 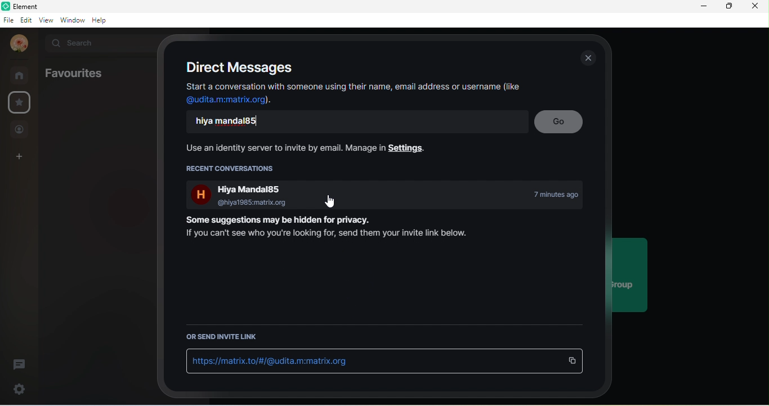 What do you see at coordinates (757, 6) in the screenshot?
I see `close` at bounding box center [757, 6].